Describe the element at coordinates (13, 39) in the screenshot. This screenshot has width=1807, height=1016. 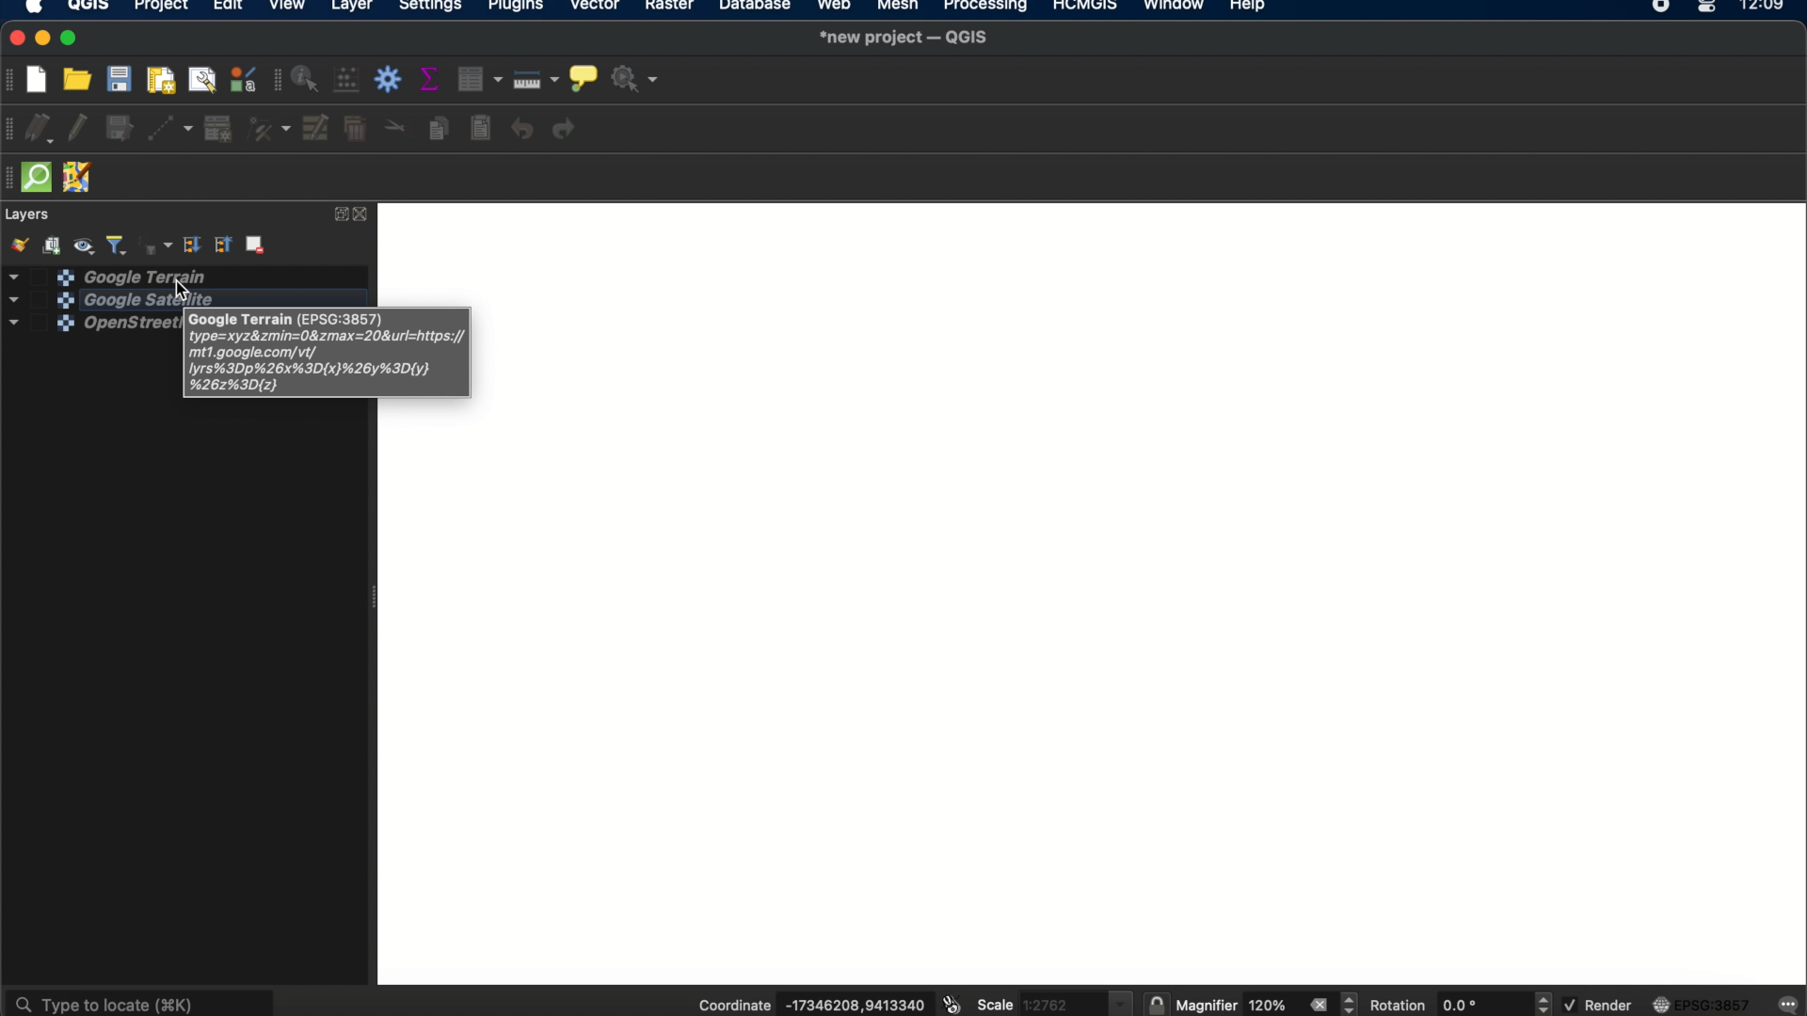
I see `close` at that location.